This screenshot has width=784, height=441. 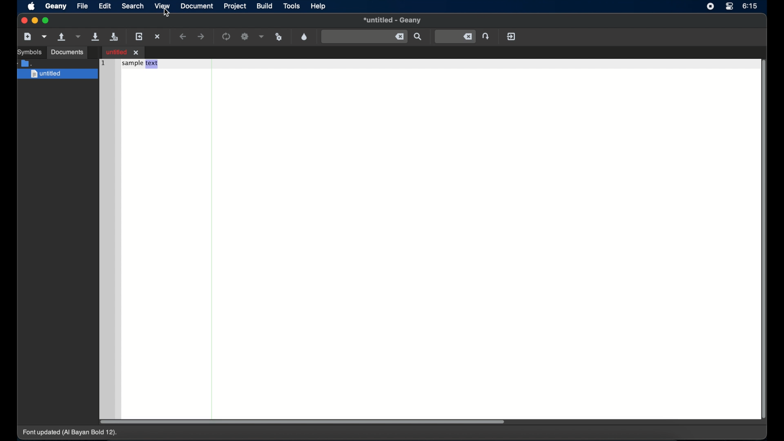 What do you see at coordinates (318, 6) in the screenshot?
I see `help` at bounding box center [318, 6].